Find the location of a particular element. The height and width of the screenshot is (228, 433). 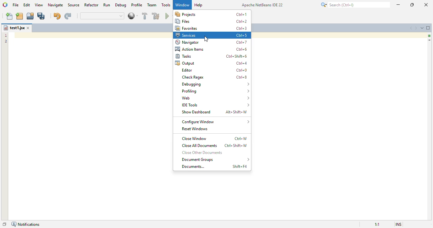

web is located at coordinates (215, 98).